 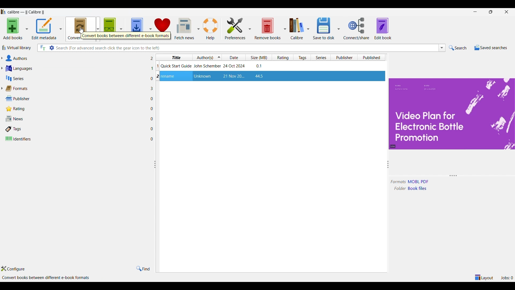 What do you see at coordinates (137, 29) in the screenshot?
I see `Get books` at bounding box center [137, 29].